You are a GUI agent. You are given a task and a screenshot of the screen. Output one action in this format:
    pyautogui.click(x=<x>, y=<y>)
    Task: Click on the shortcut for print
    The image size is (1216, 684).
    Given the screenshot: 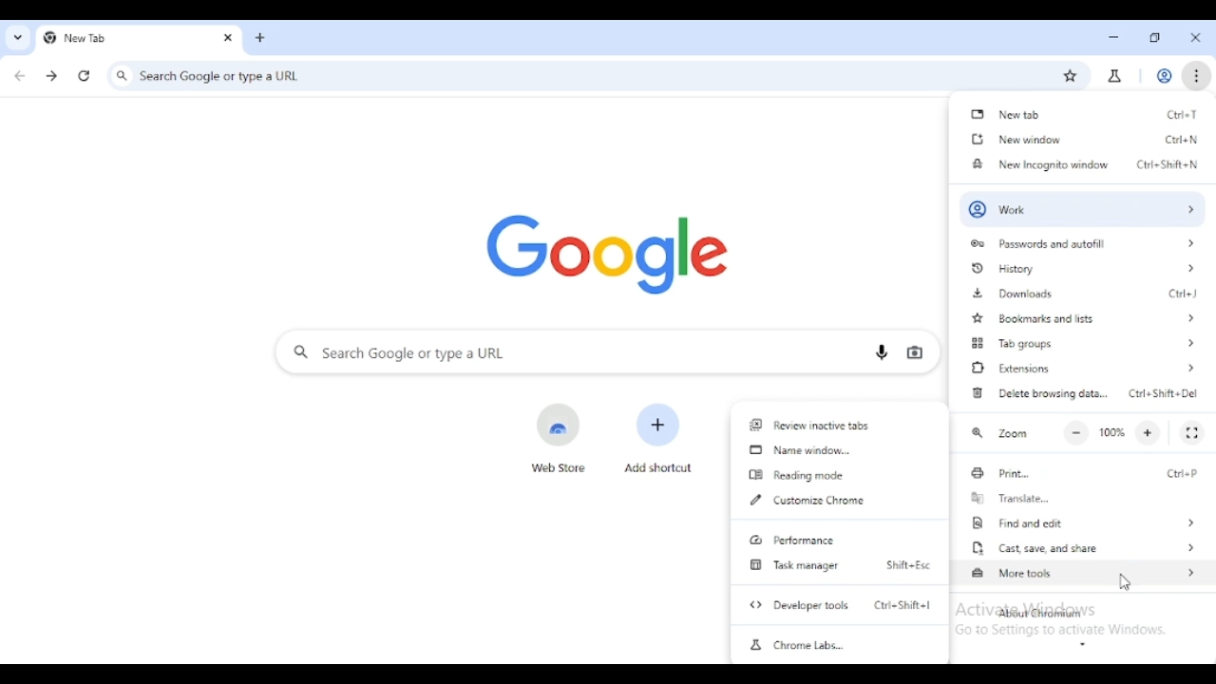 What is the action you would take?
    pyautogui.click(x=1182, y=473)
    